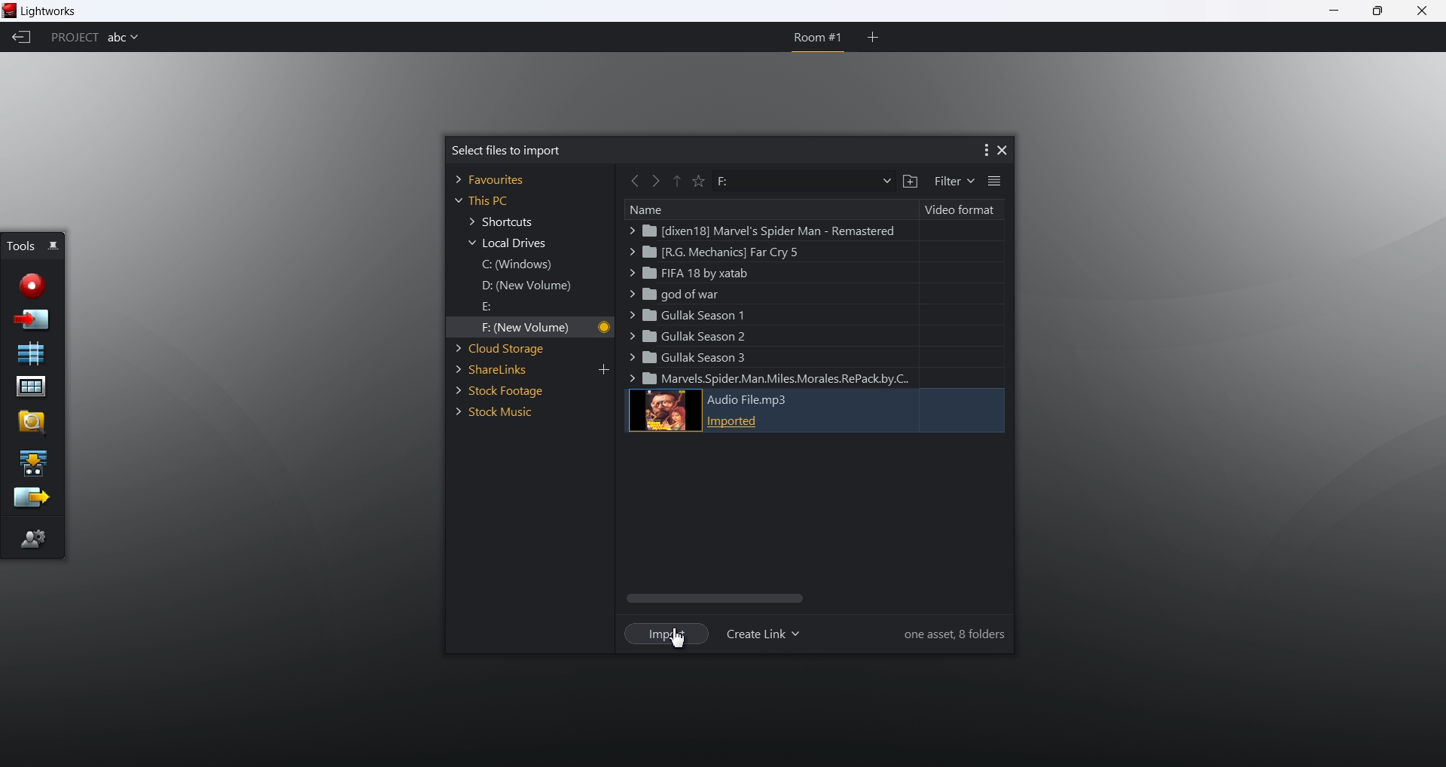  Describe the element at coordinates (56, 13) in the screenshot. I see `lightworks` at that location.